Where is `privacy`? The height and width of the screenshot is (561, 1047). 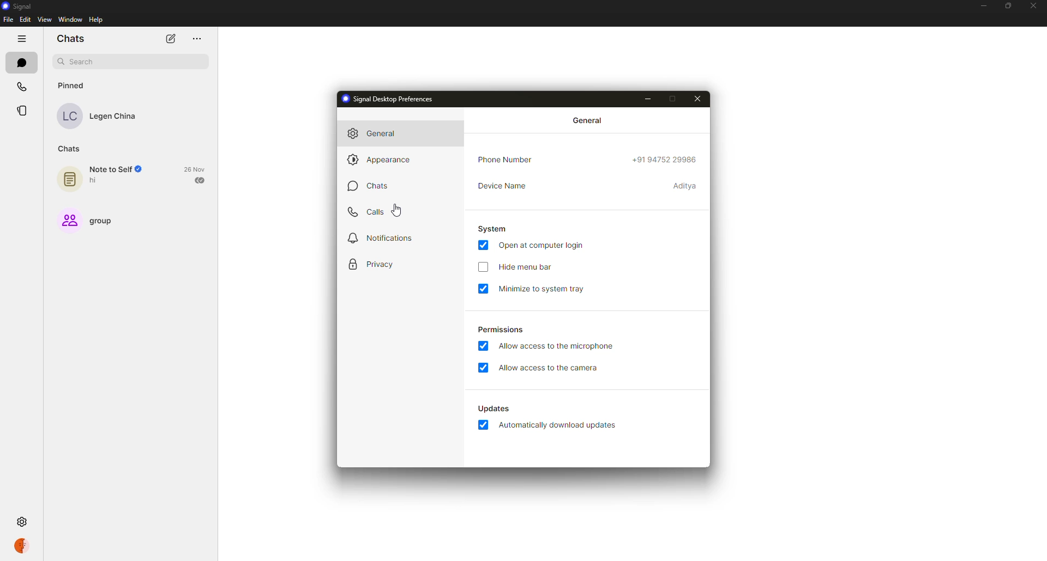 privacy is located at coordinates (374, 263).